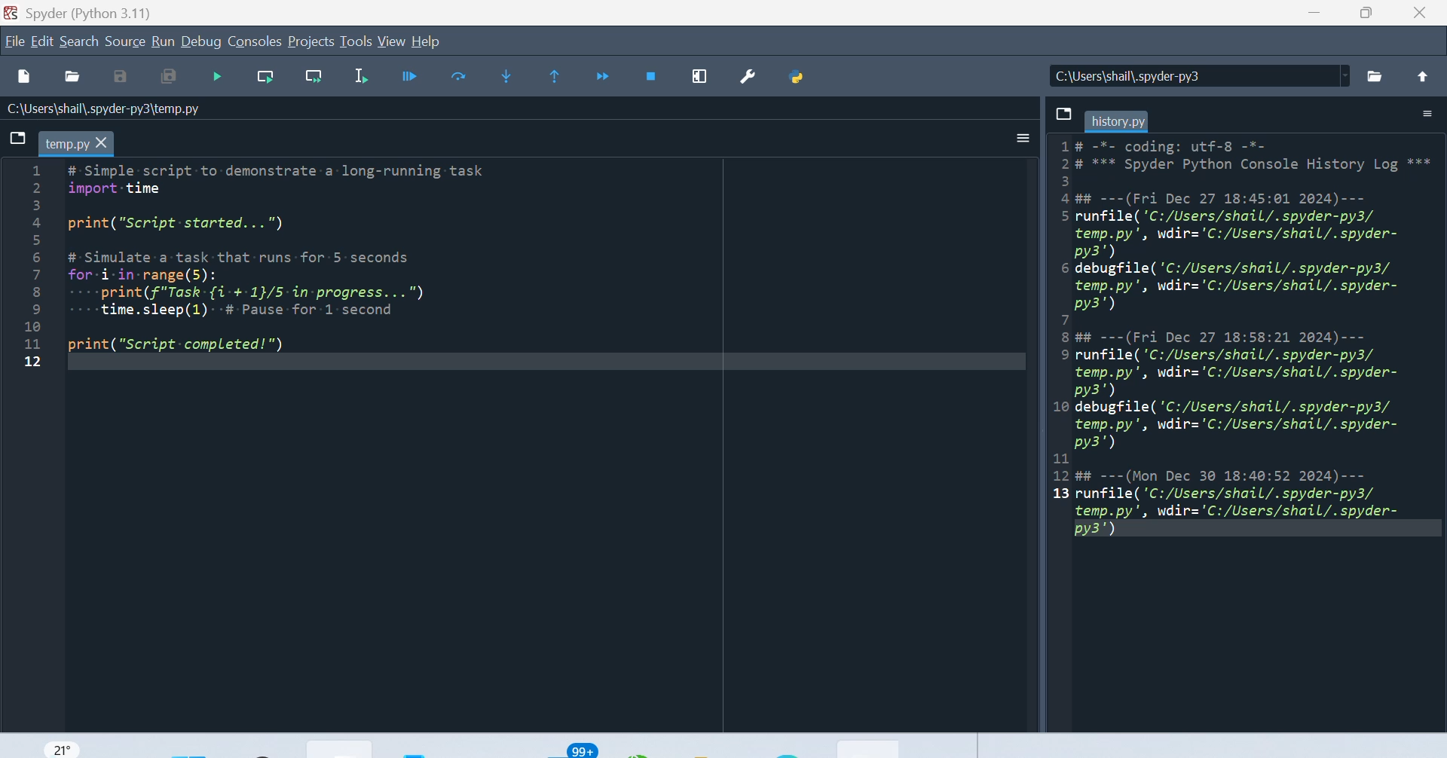 This screenshot has height=758, width=1447. I want to click on Source, so click(125, 41).